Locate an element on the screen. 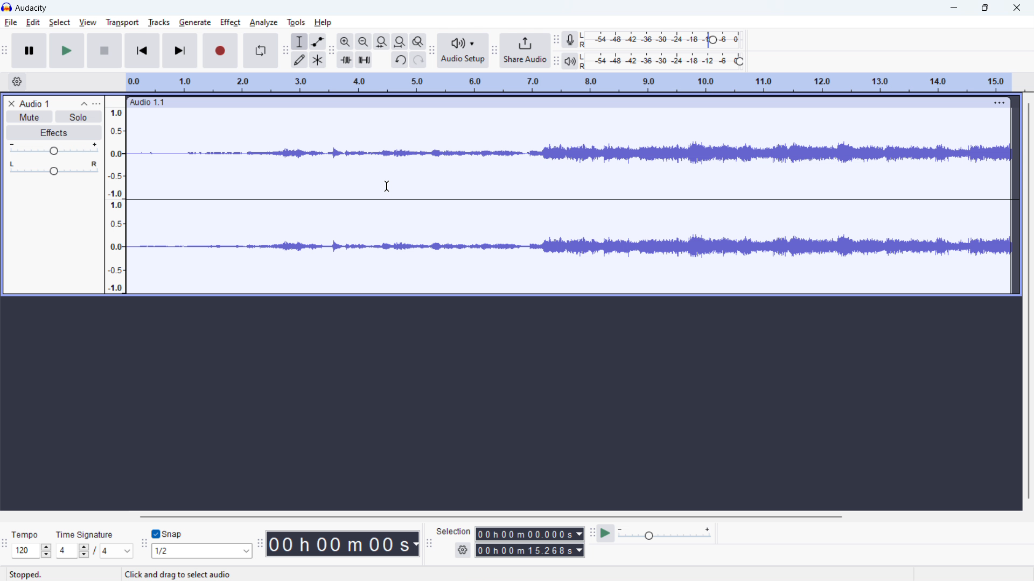  tools toolbar is located at coordinates (285, 51).